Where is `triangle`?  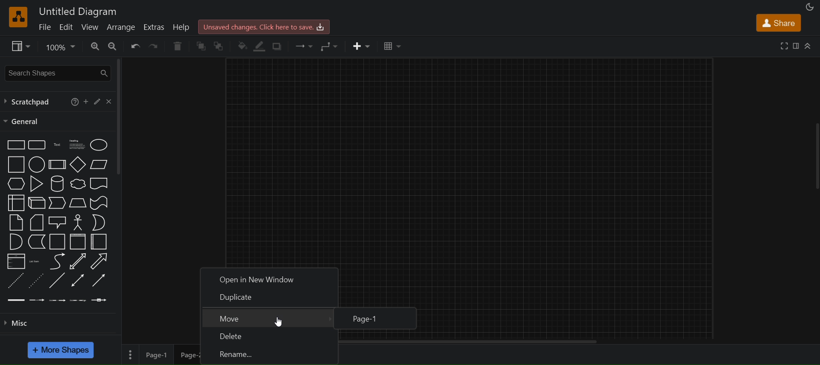
triangle is located at coordinates (37, 183).